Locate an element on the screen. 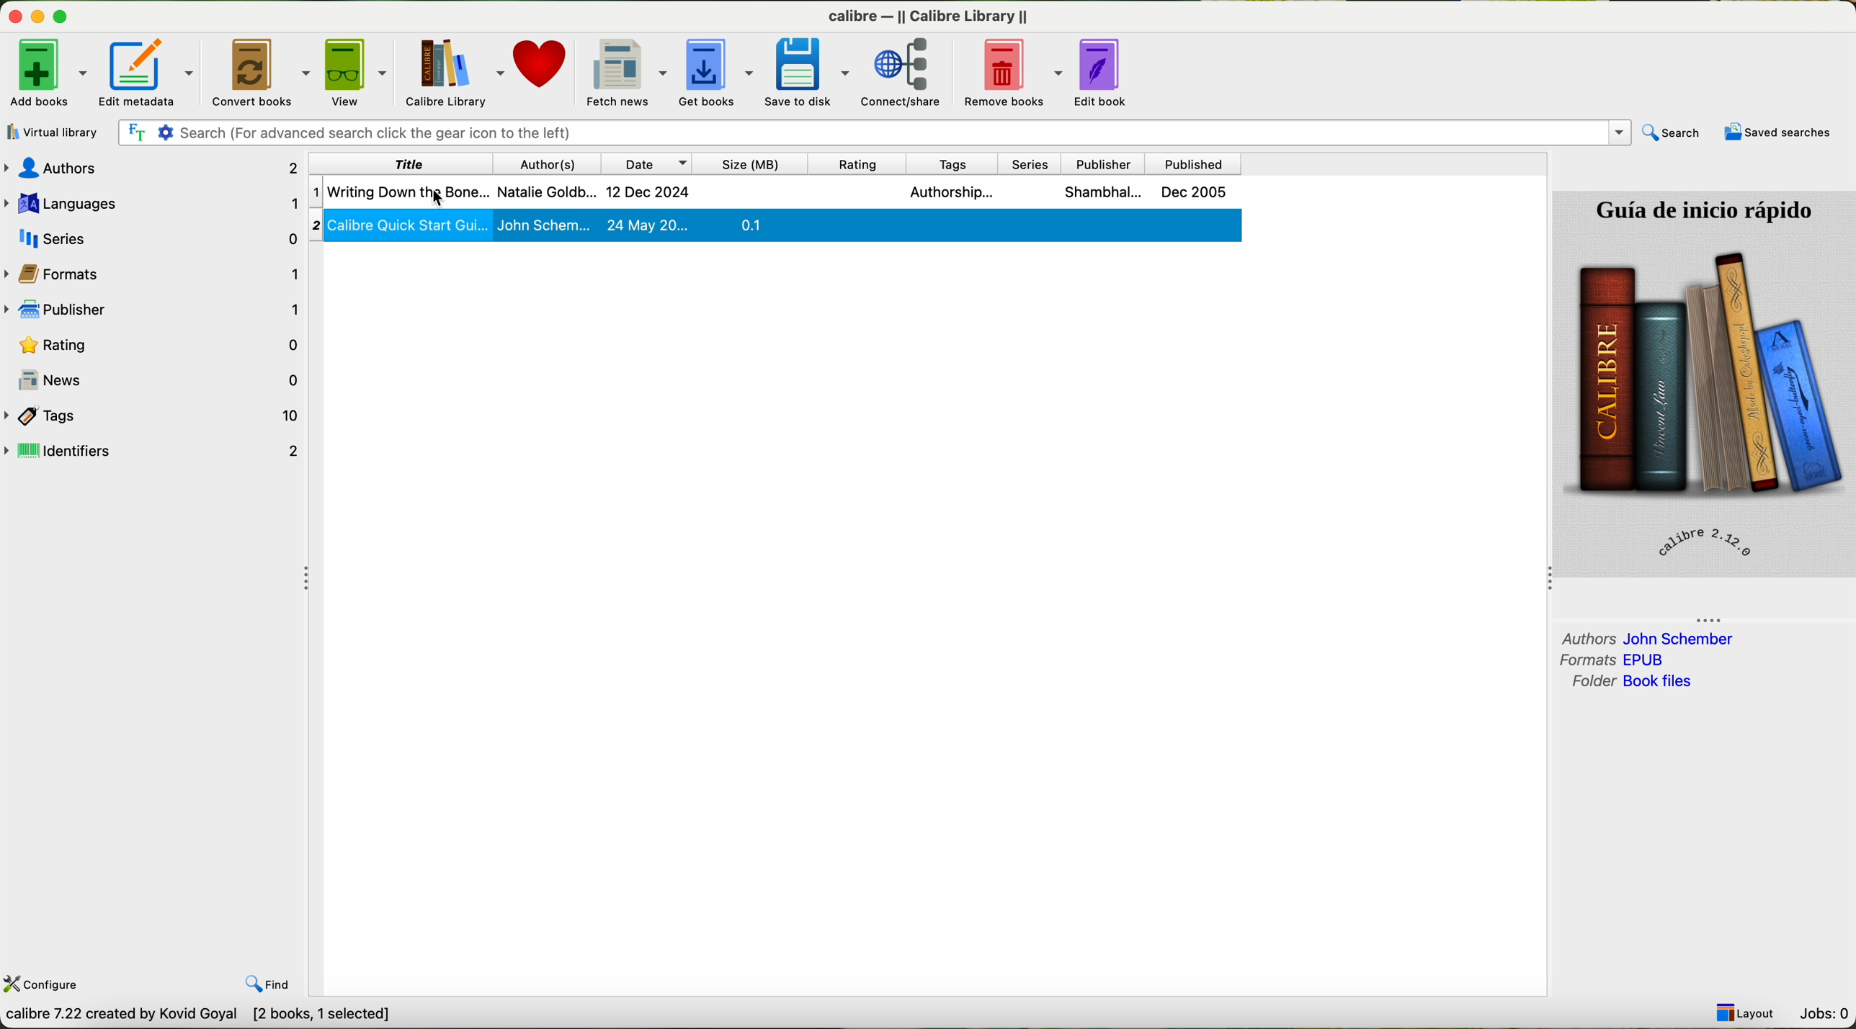  format is located at coordinates (72, 275).